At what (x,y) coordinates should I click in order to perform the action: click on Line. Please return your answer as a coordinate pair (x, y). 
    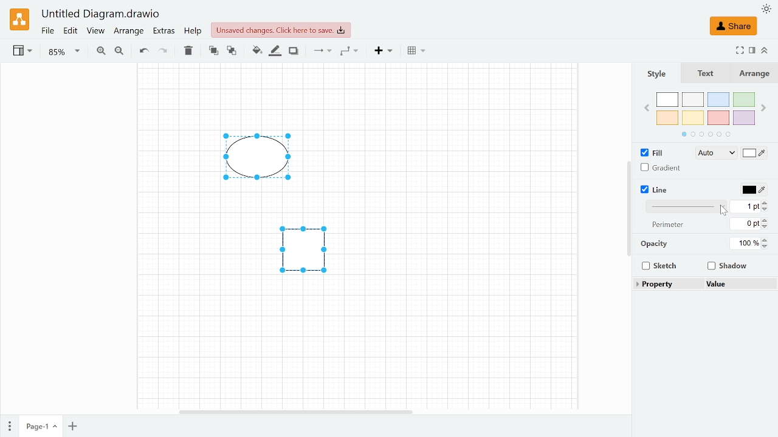
    Looking at the image, I should click on (653, 190).